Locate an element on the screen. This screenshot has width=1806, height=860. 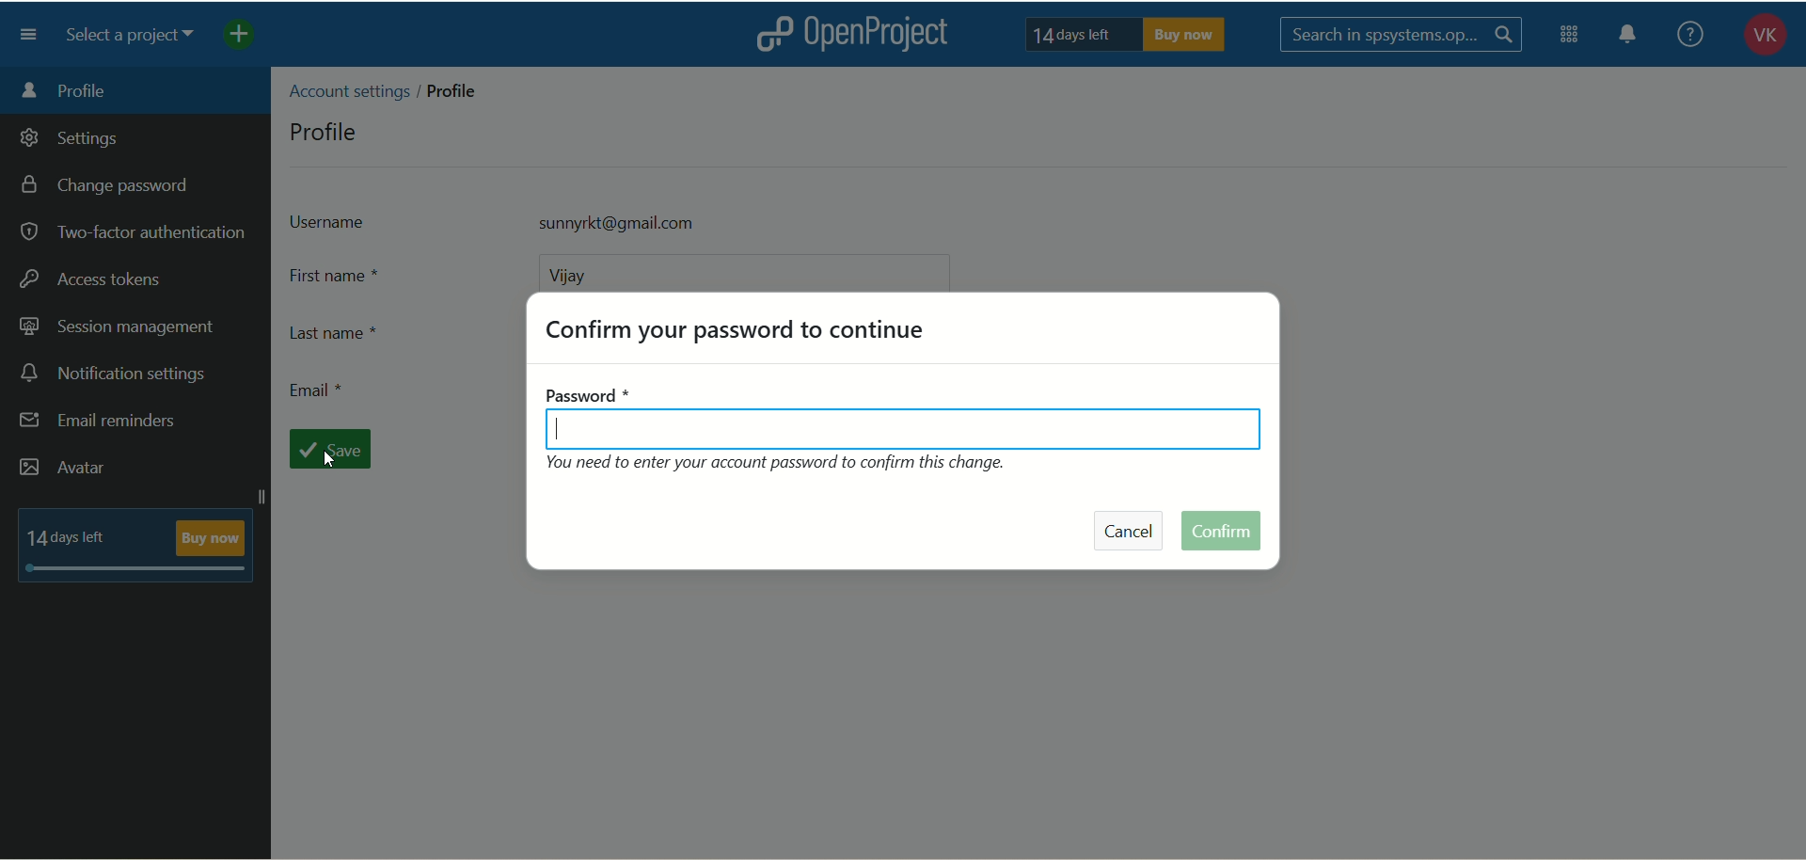
account is located at coordinates (1757, 38).